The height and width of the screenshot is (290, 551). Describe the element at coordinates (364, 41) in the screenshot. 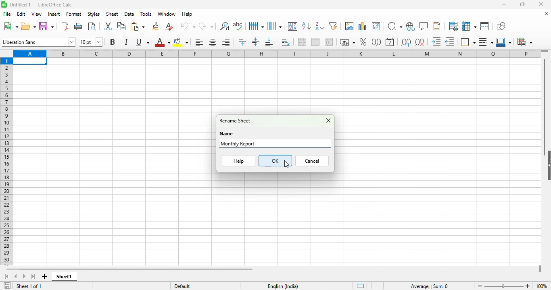

I see `format as percent` at that location.